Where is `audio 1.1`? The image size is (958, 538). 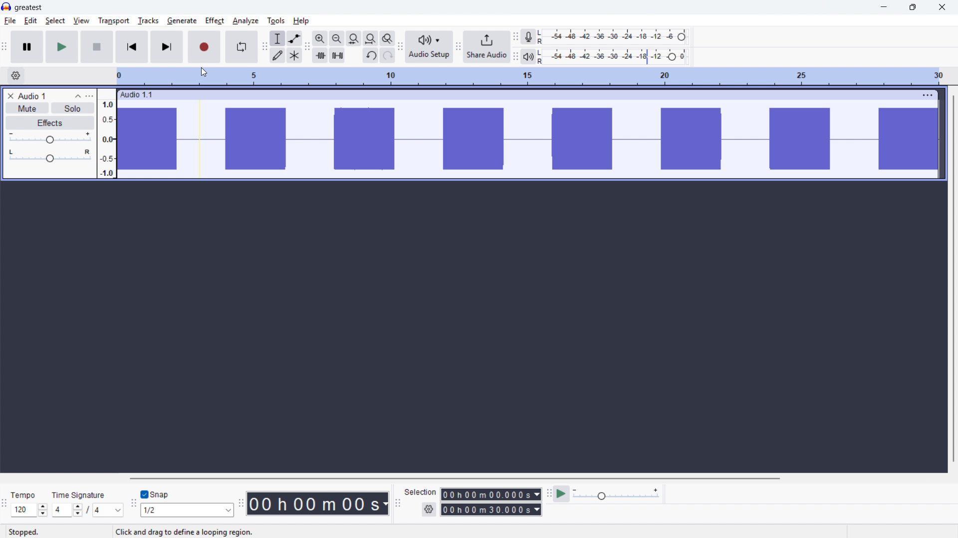 audio 1.1 is located at coordinates (145, 95).